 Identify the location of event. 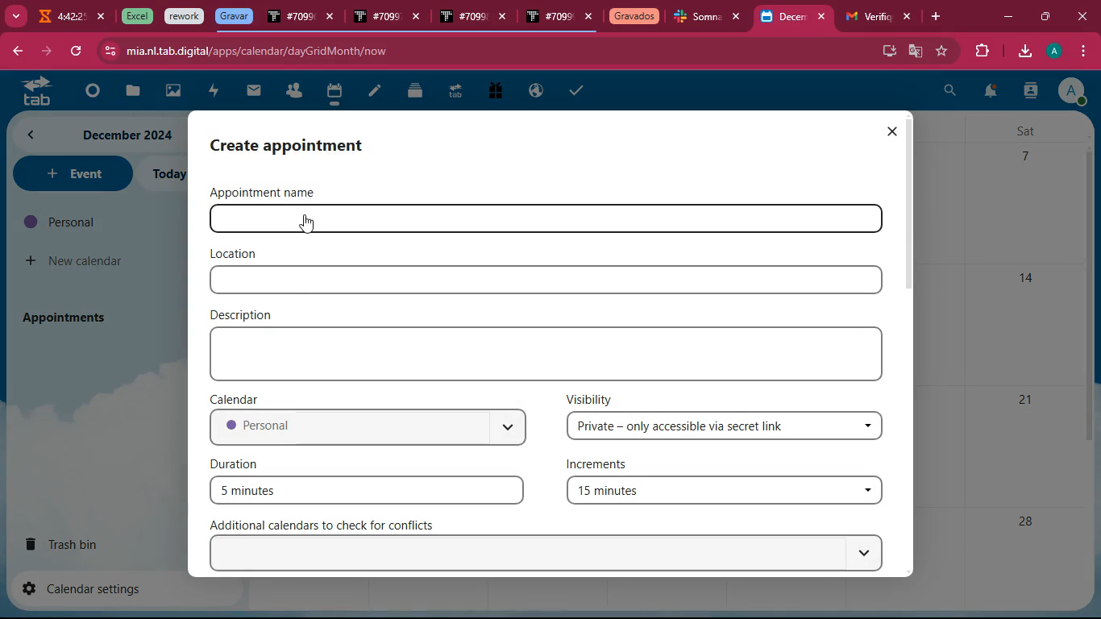
(71, 173).